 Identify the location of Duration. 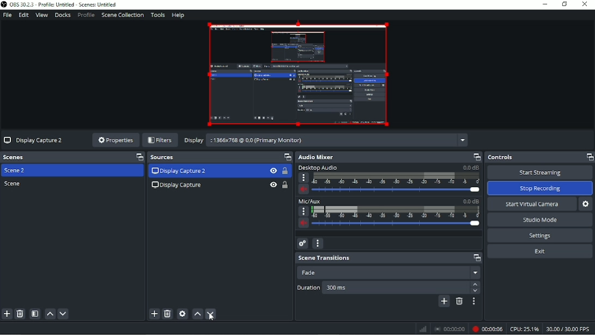
(308, 288).